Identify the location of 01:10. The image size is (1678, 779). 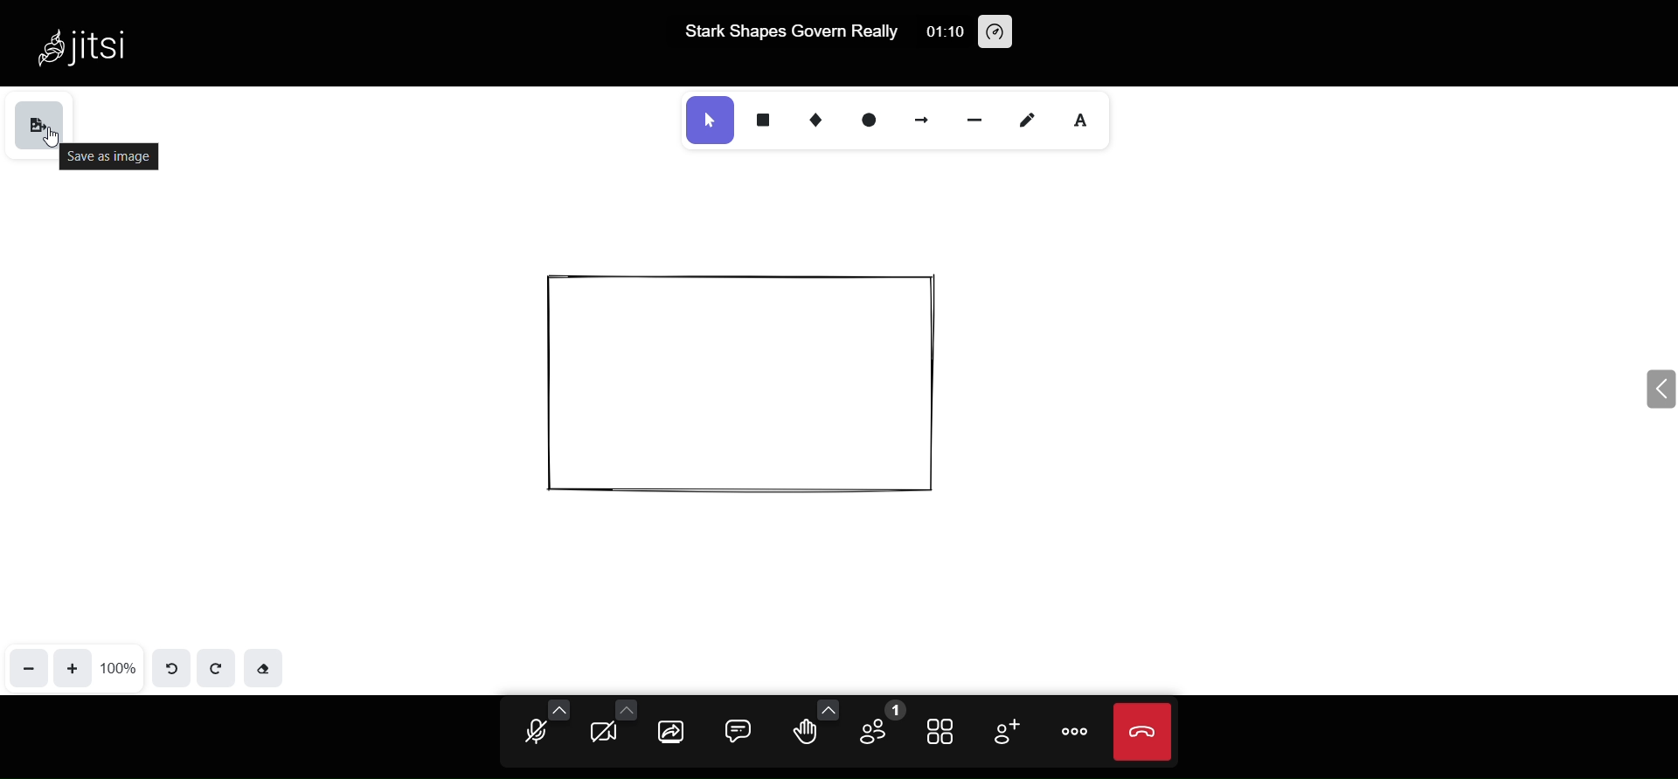
(942, 31).